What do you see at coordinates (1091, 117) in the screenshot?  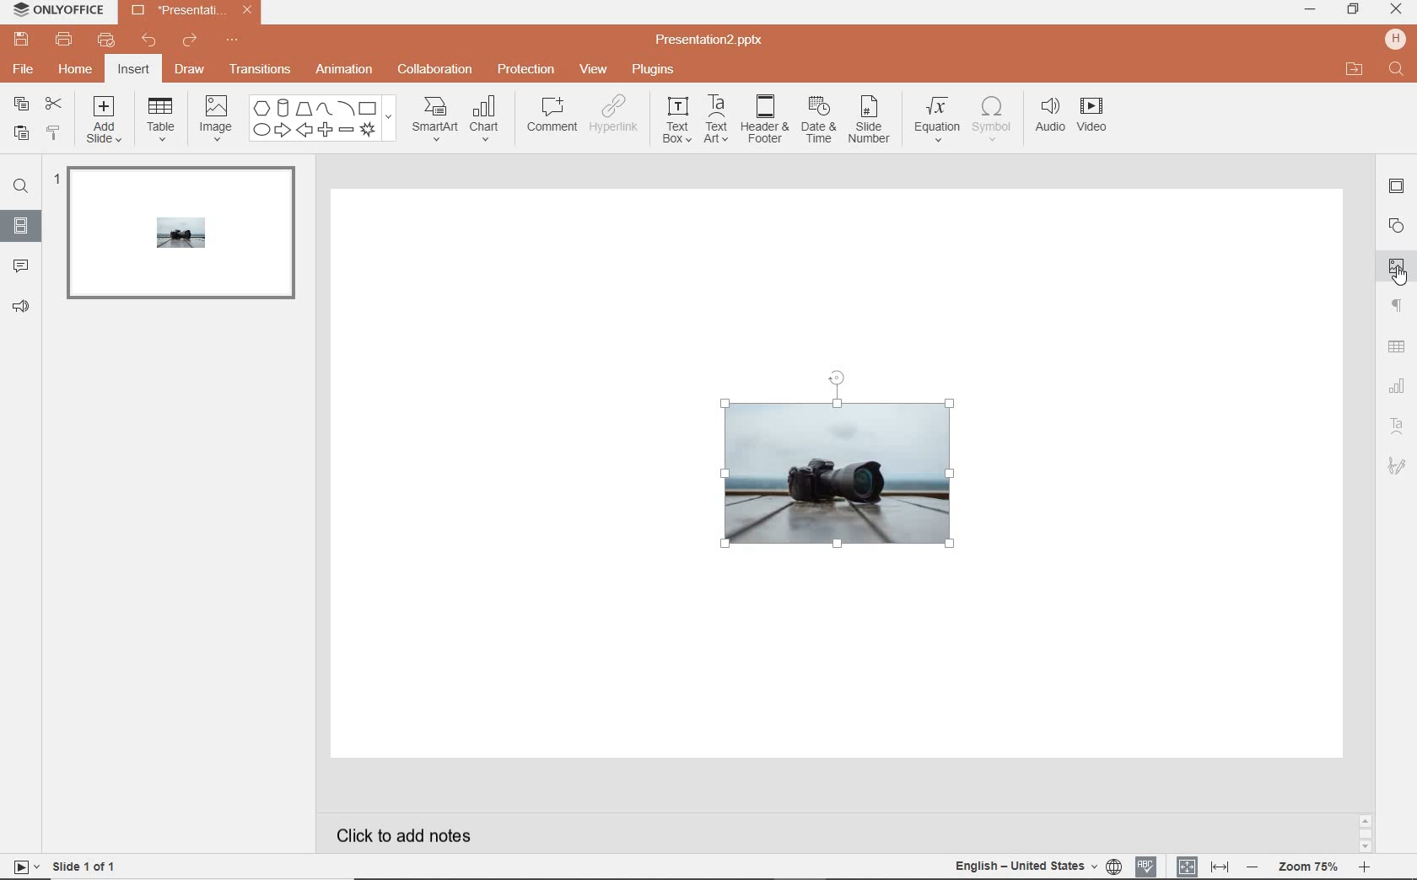 I see `videos` at bounding box center [1091, 117].